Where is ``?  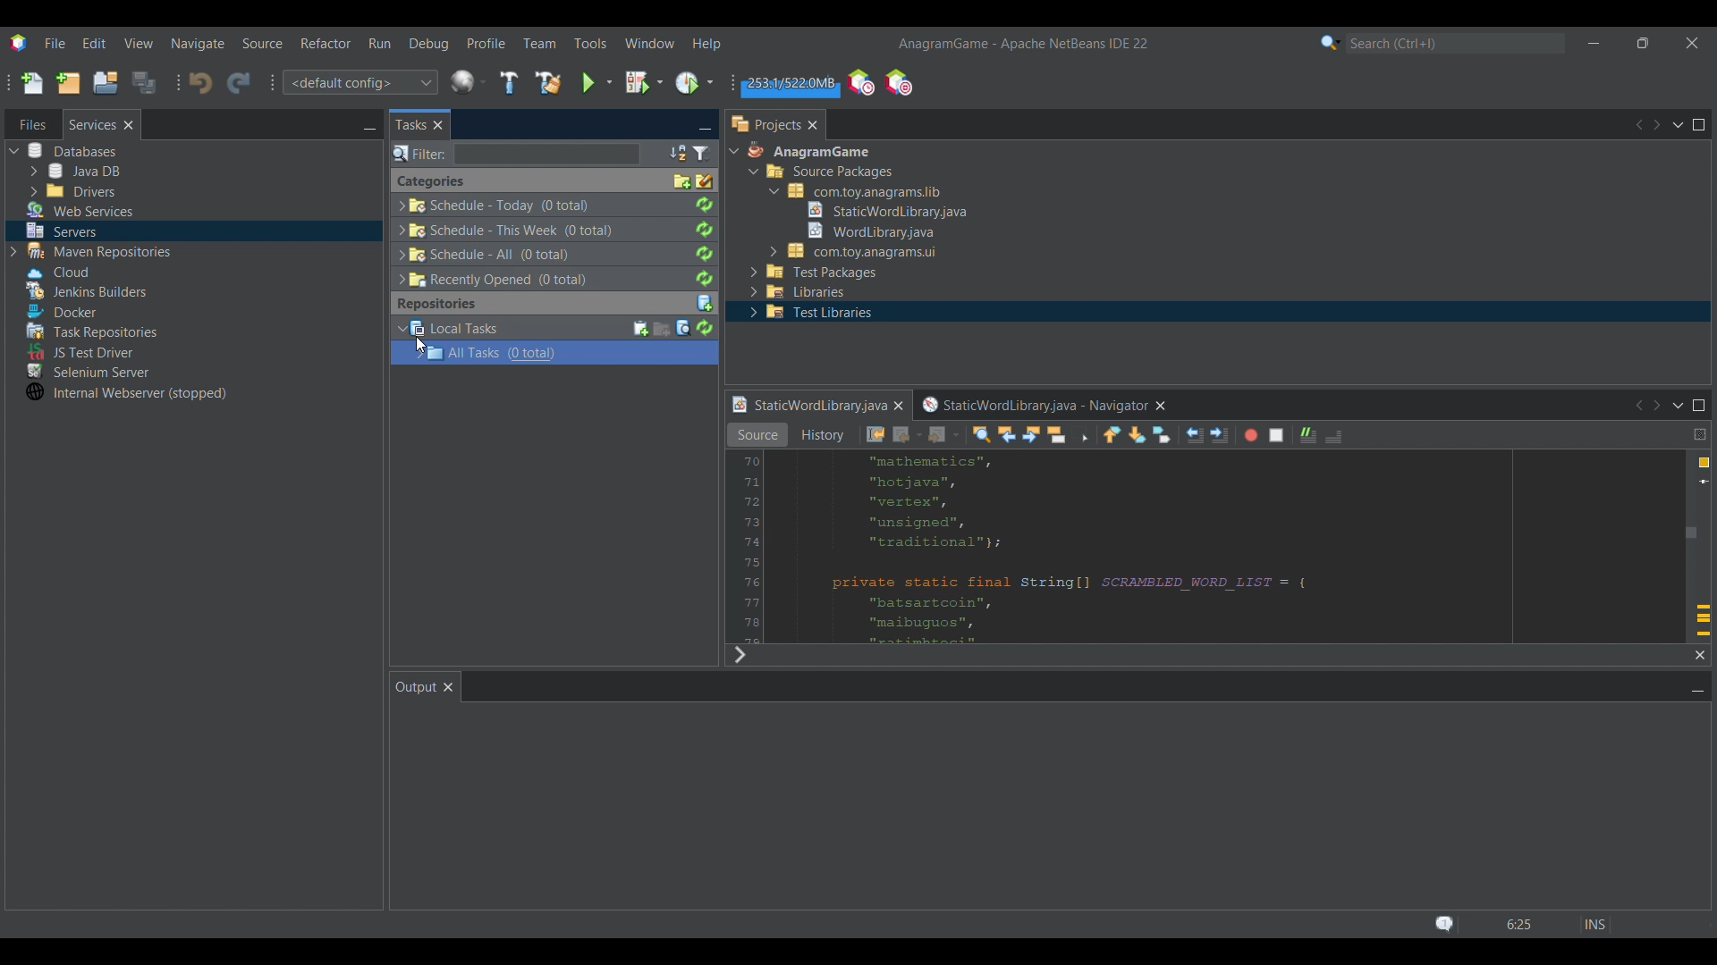
 is located at coordinates (551, 352).